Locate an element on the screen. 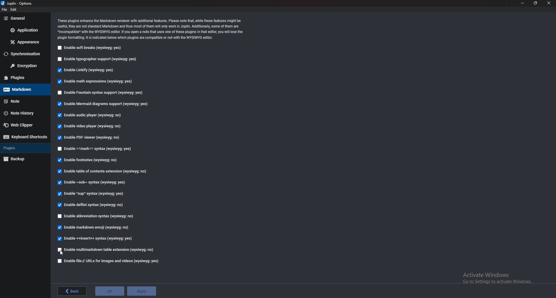  Enable Linkify is located at coordinates (87, 70).